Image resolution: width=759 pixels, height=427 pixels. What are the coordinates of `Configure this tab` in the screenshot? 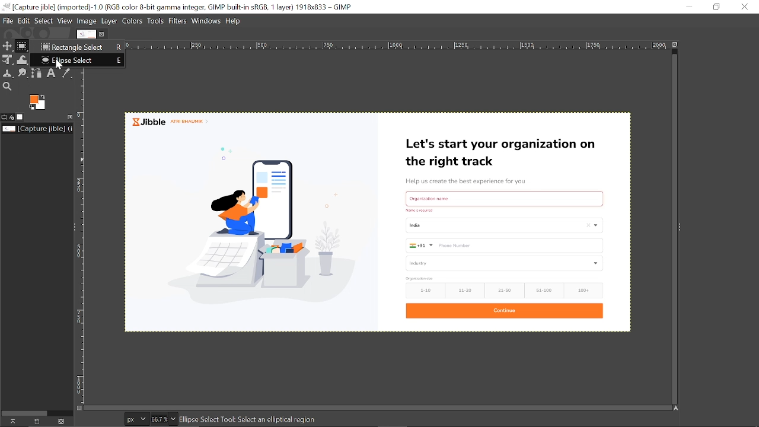 It's located at (71, 116).